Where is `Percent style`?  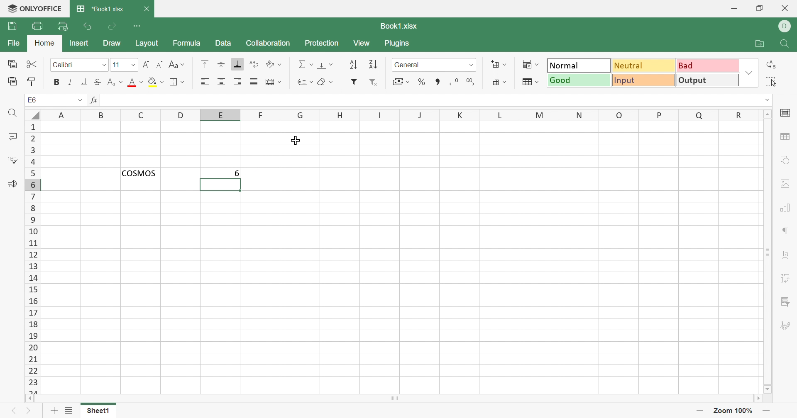
Percent style is located at coordinates (422, 82).